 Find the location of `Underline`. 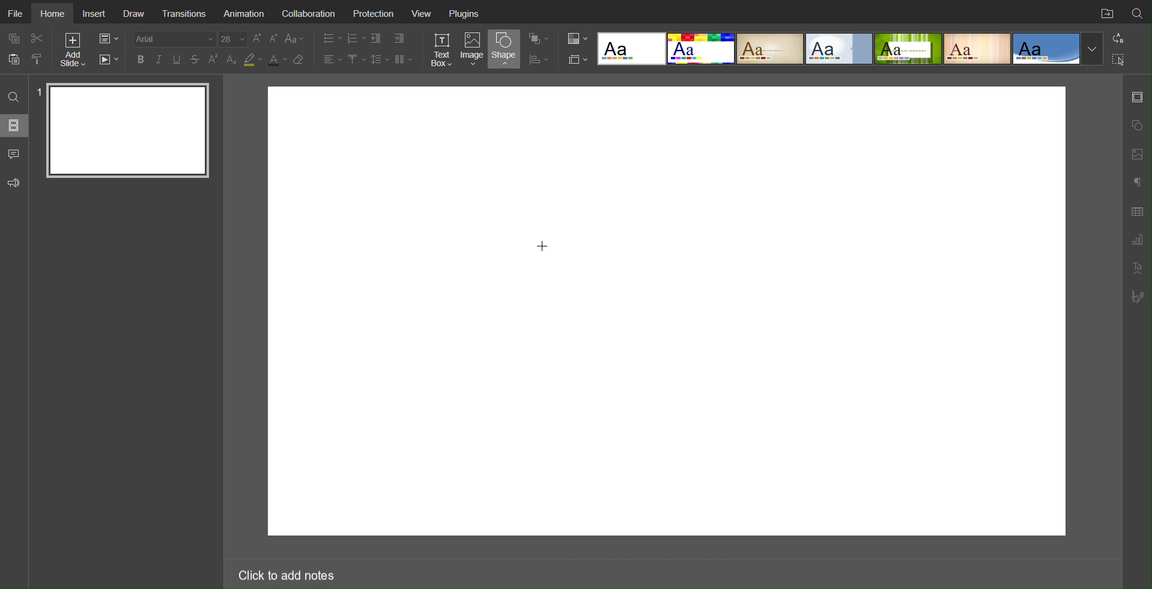

Underline is located at coordinates (178, 60).